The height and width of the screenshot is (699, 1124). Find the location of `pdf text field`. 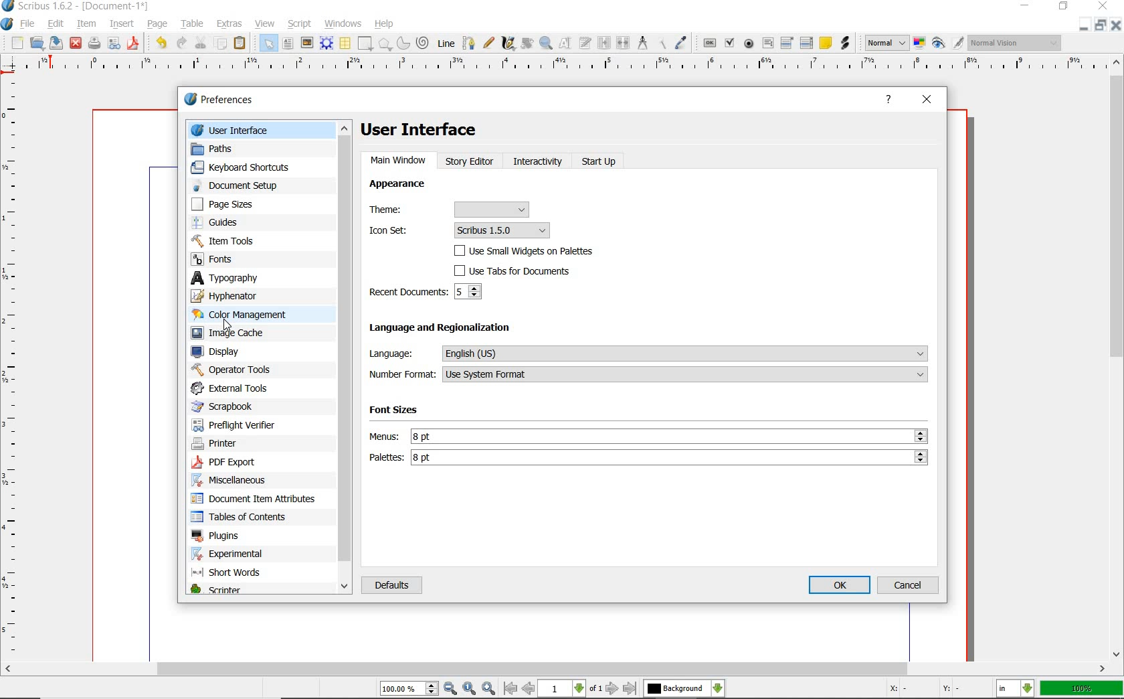

pdf text field is located at coordinates (767, 43).